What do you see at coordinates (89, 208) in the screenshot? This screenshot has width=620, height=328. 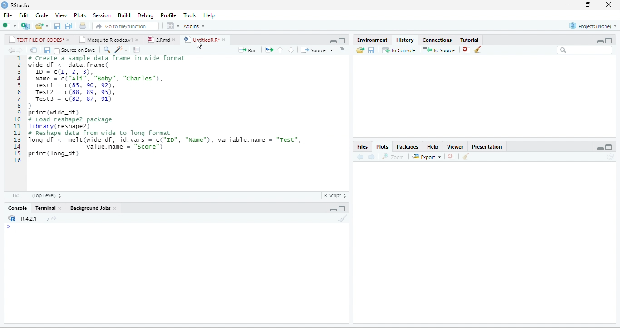 I see `Background Jobs` at bounding box center [89, 208].